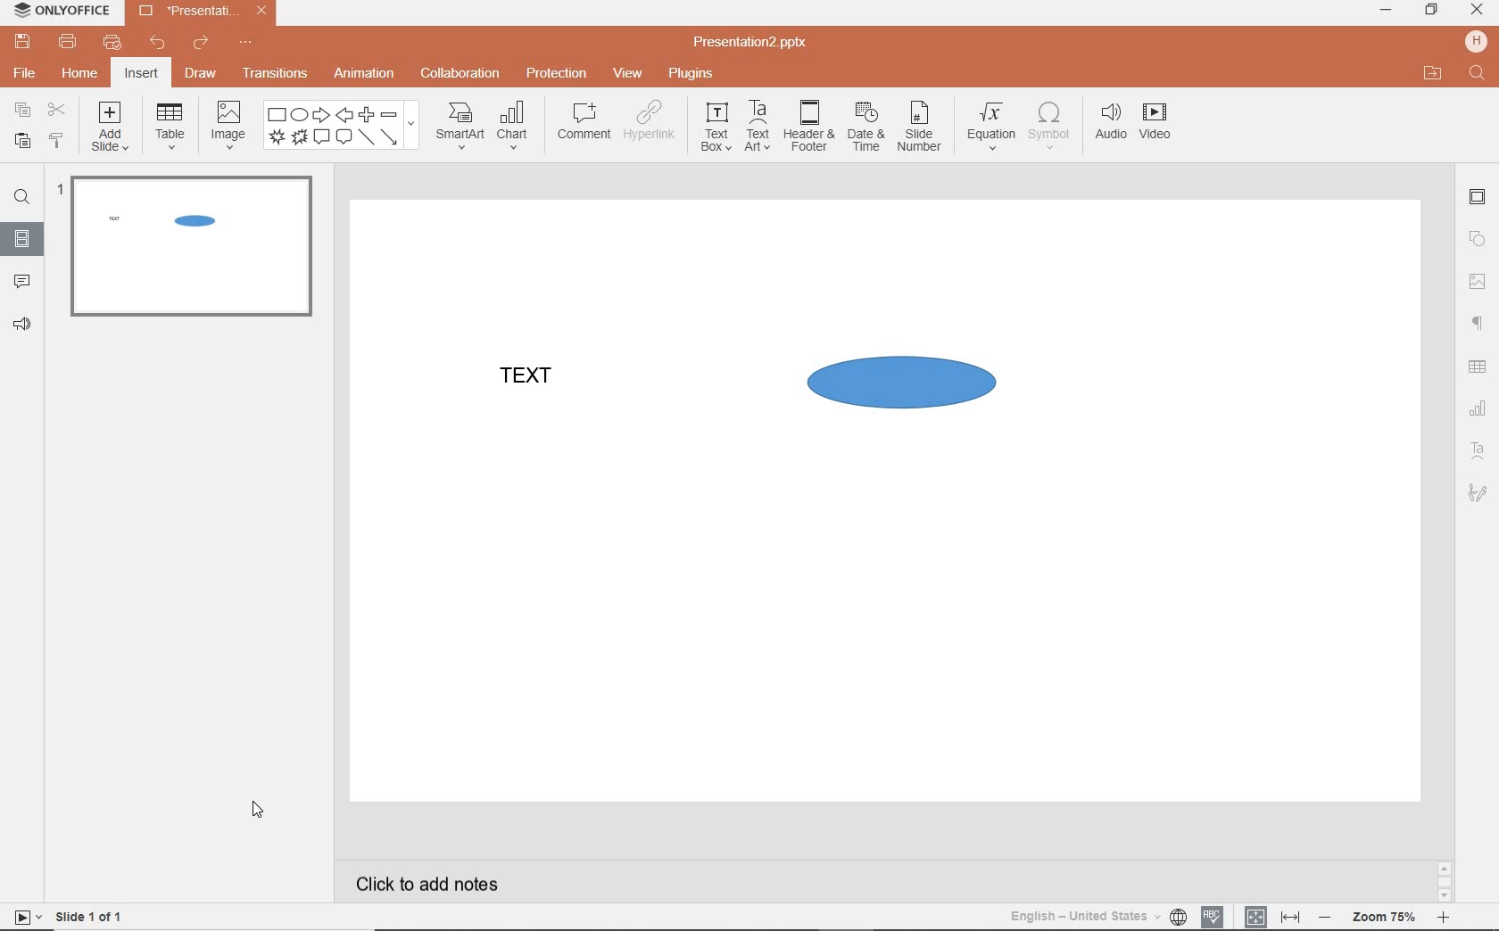 The height and width of the screenshot is (931, 1499). Describe the element at coordinates (1475, 495) in the screenshot. I see `TEXT ART` at that location.